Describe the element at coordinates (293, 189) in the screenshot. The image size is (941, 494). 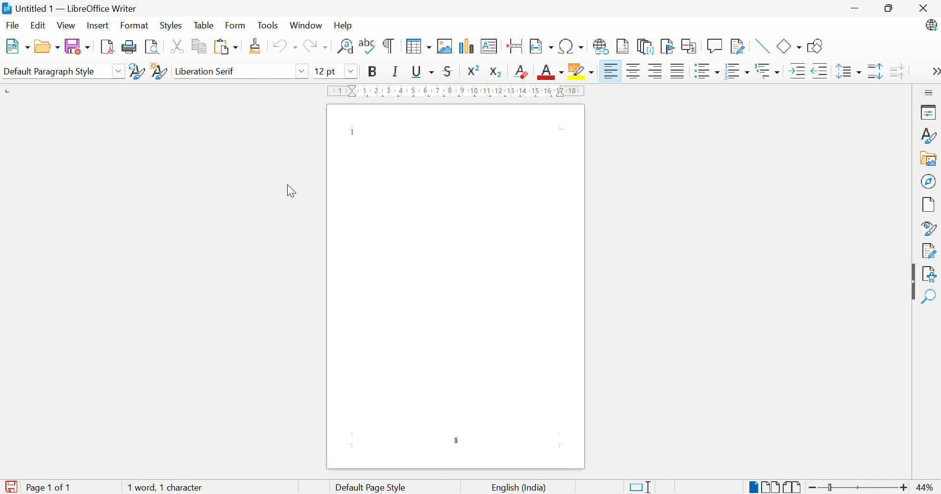
I see `Cursor` at that location.